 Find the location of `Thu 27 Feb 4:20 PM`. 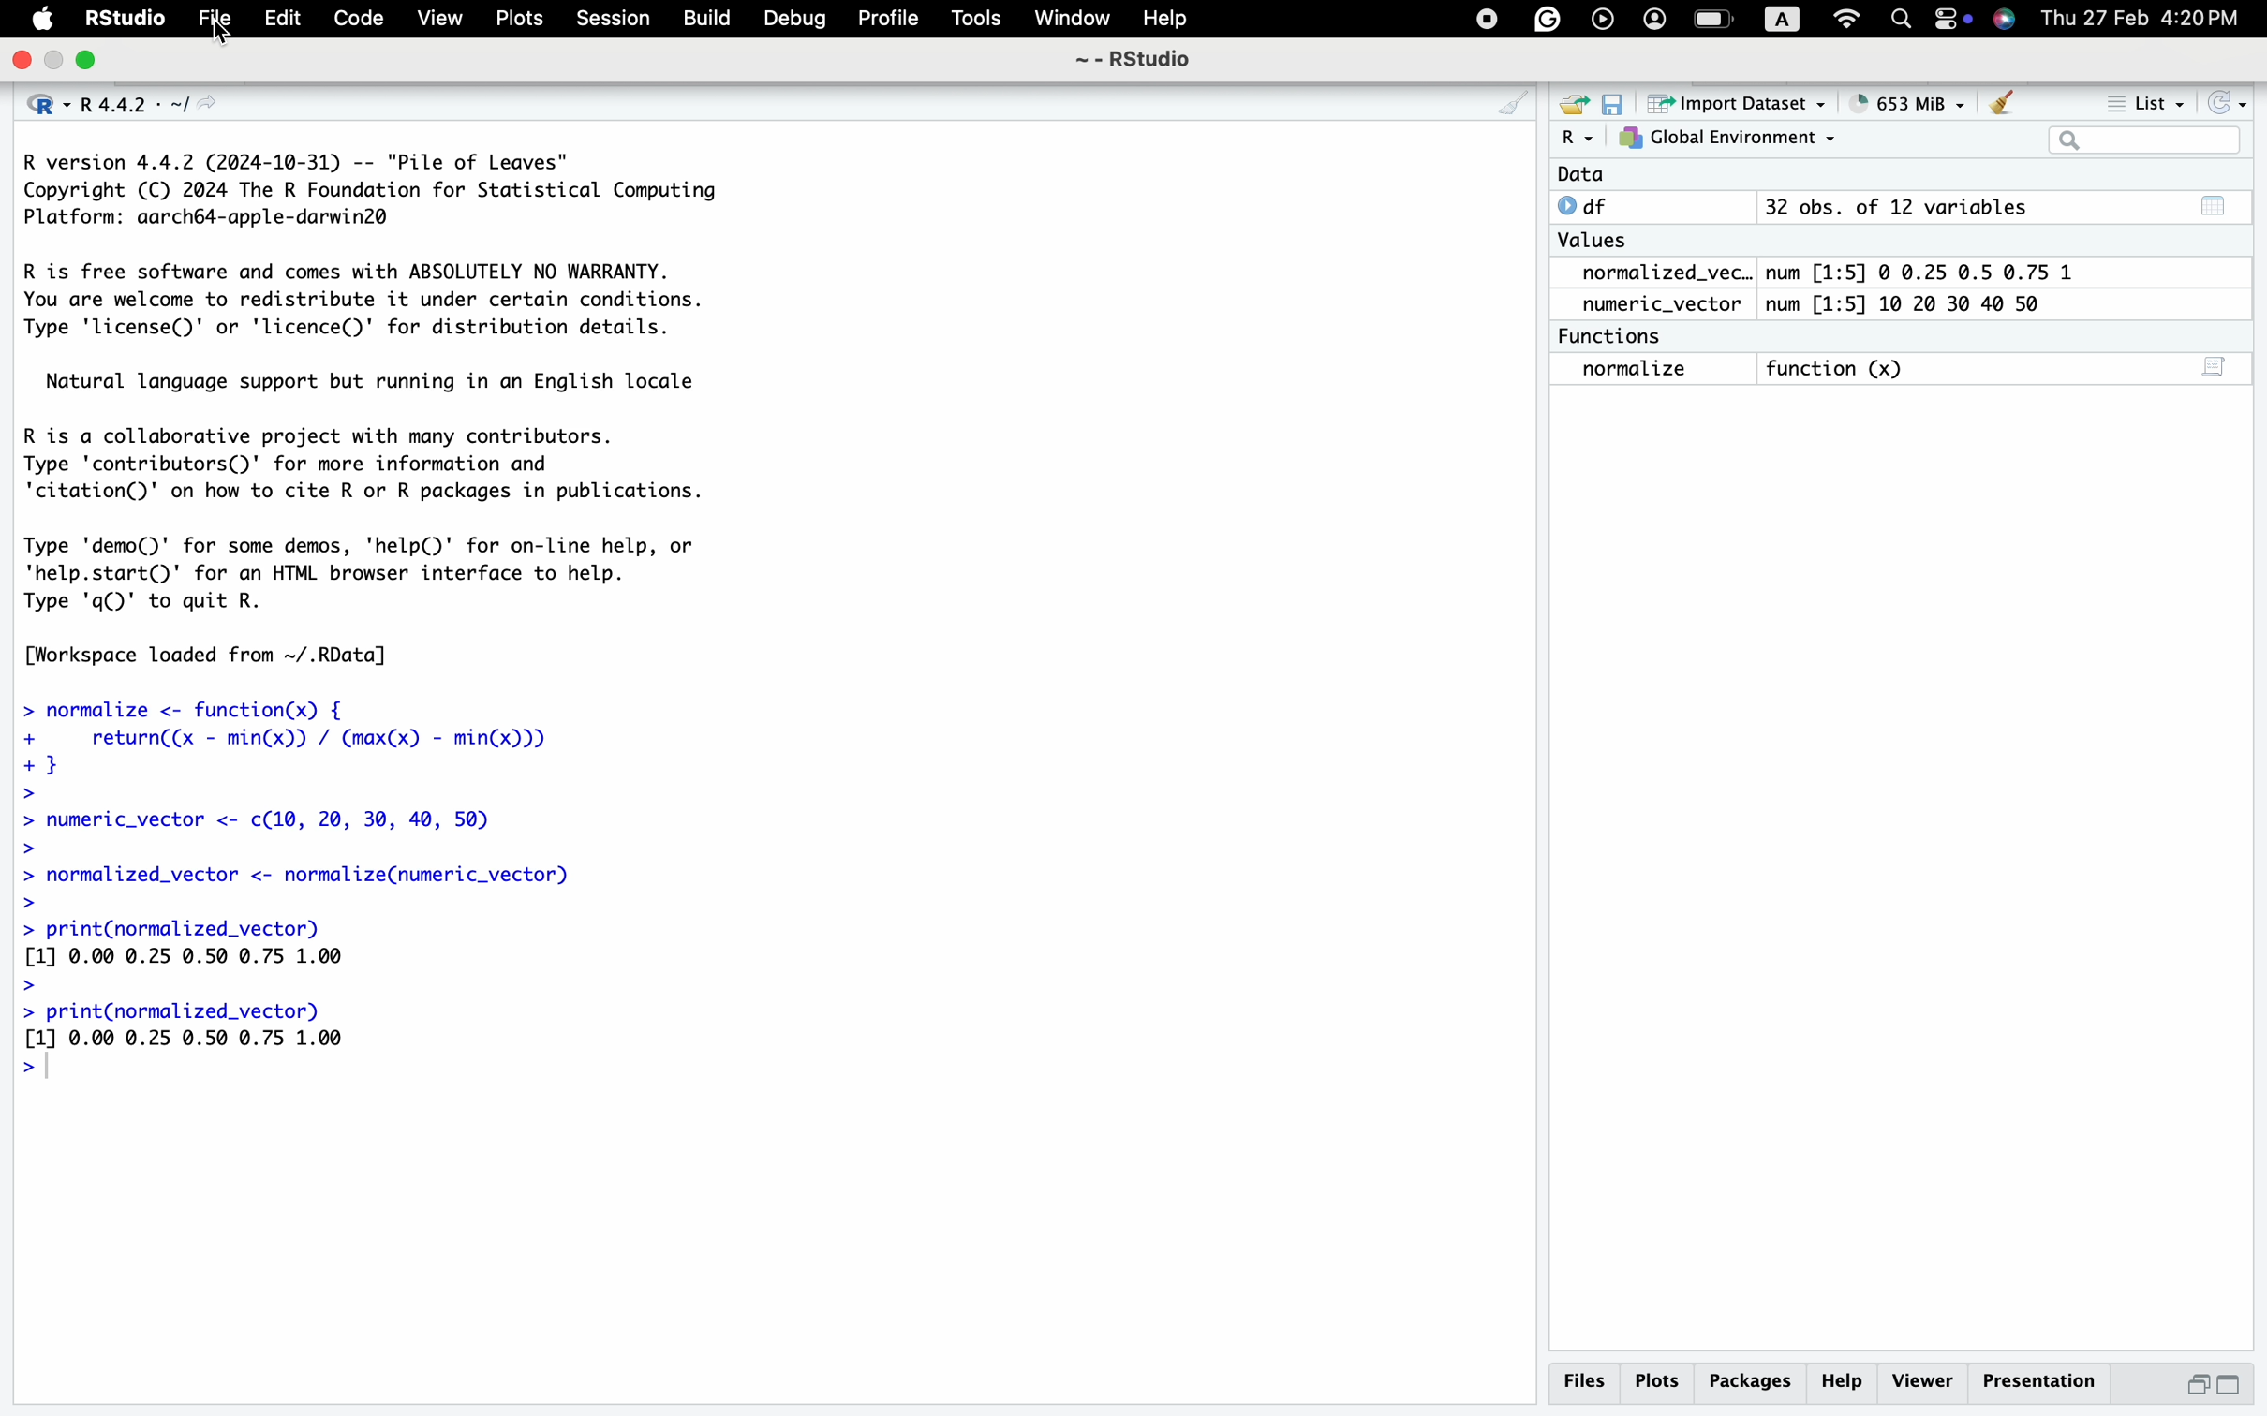

Thu 27 Feb 4:20 PM is located at coordinates (2149, 18).